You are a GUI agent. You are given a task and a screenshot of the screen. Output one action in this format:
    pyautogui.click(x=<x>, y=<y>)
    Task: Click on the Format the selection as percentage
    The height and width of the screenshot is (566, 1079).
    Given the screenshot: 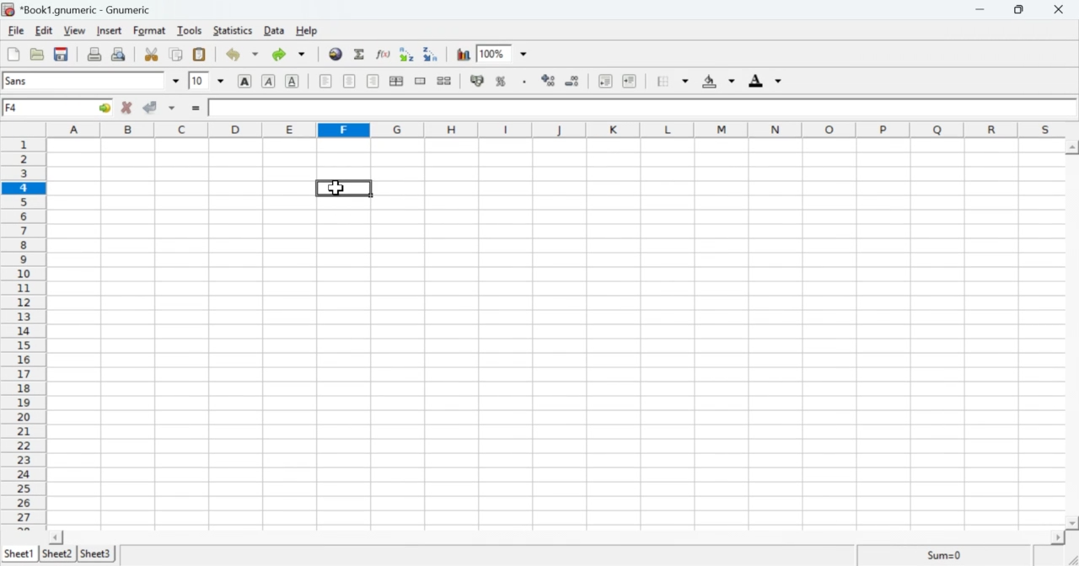 What is the action you would take?
    pyautogui.click(x=501, y=81)
    